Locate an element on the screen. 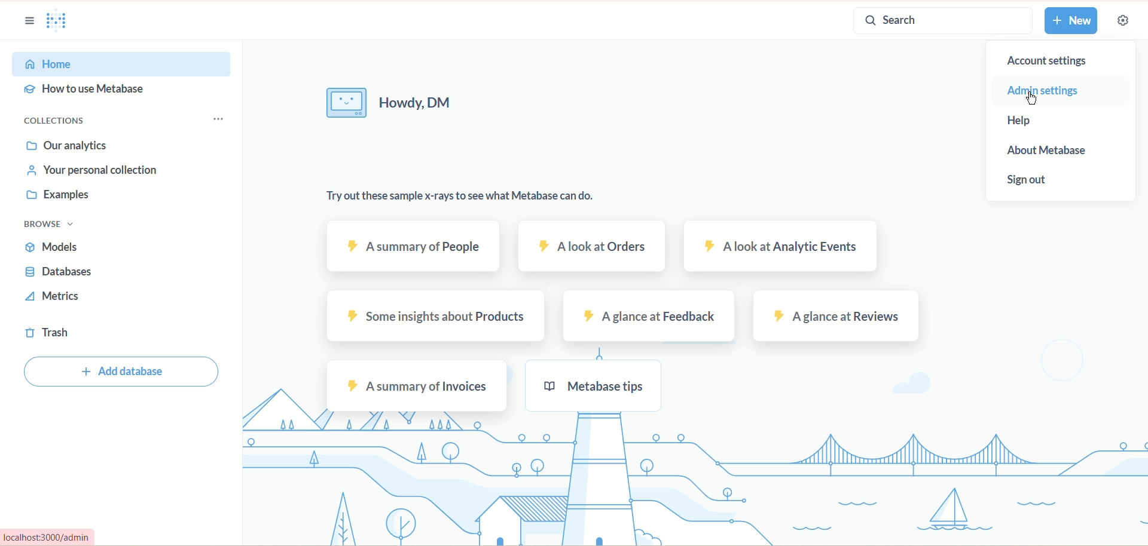 The height and width of the screenshot is (546, 1148). a glance at feedback is located at coordinates (648, 317).